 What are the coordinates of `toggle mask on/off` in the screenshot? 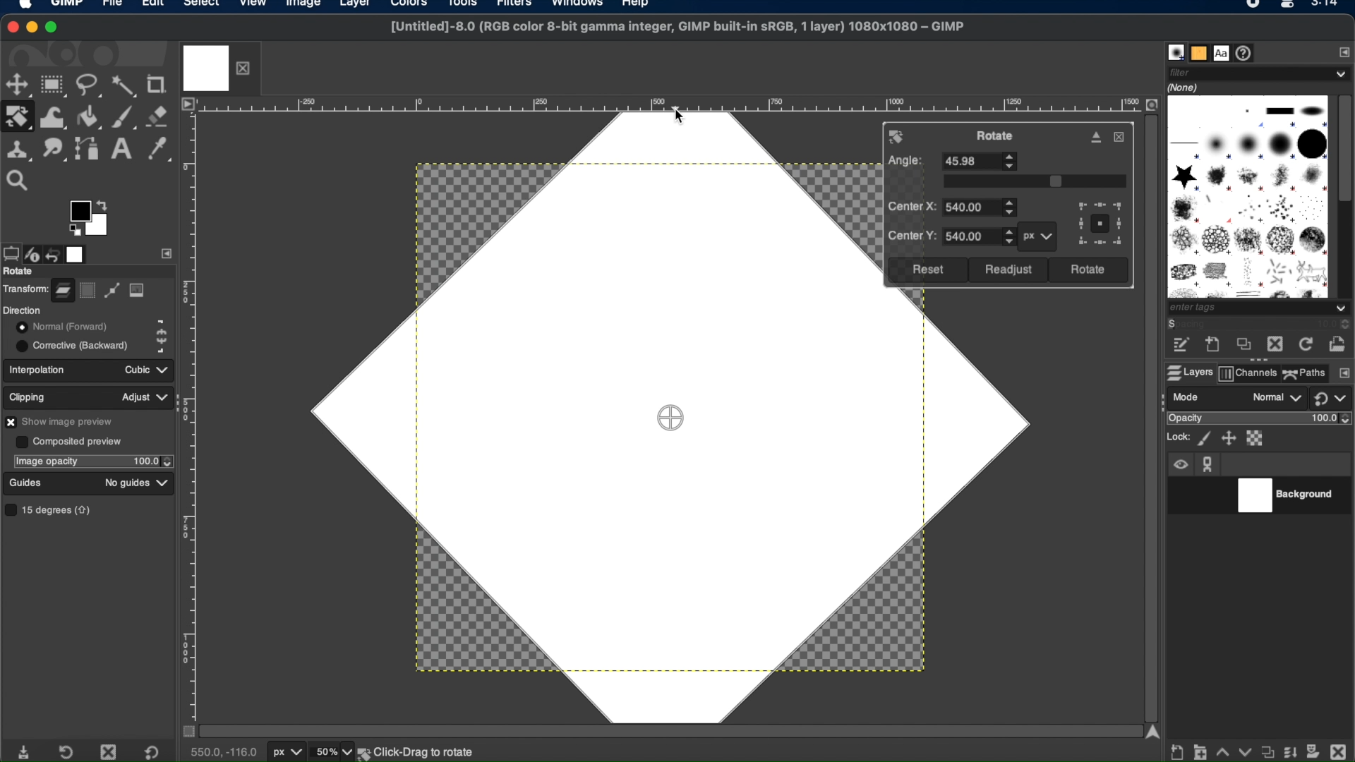 It's located at (184, 731).